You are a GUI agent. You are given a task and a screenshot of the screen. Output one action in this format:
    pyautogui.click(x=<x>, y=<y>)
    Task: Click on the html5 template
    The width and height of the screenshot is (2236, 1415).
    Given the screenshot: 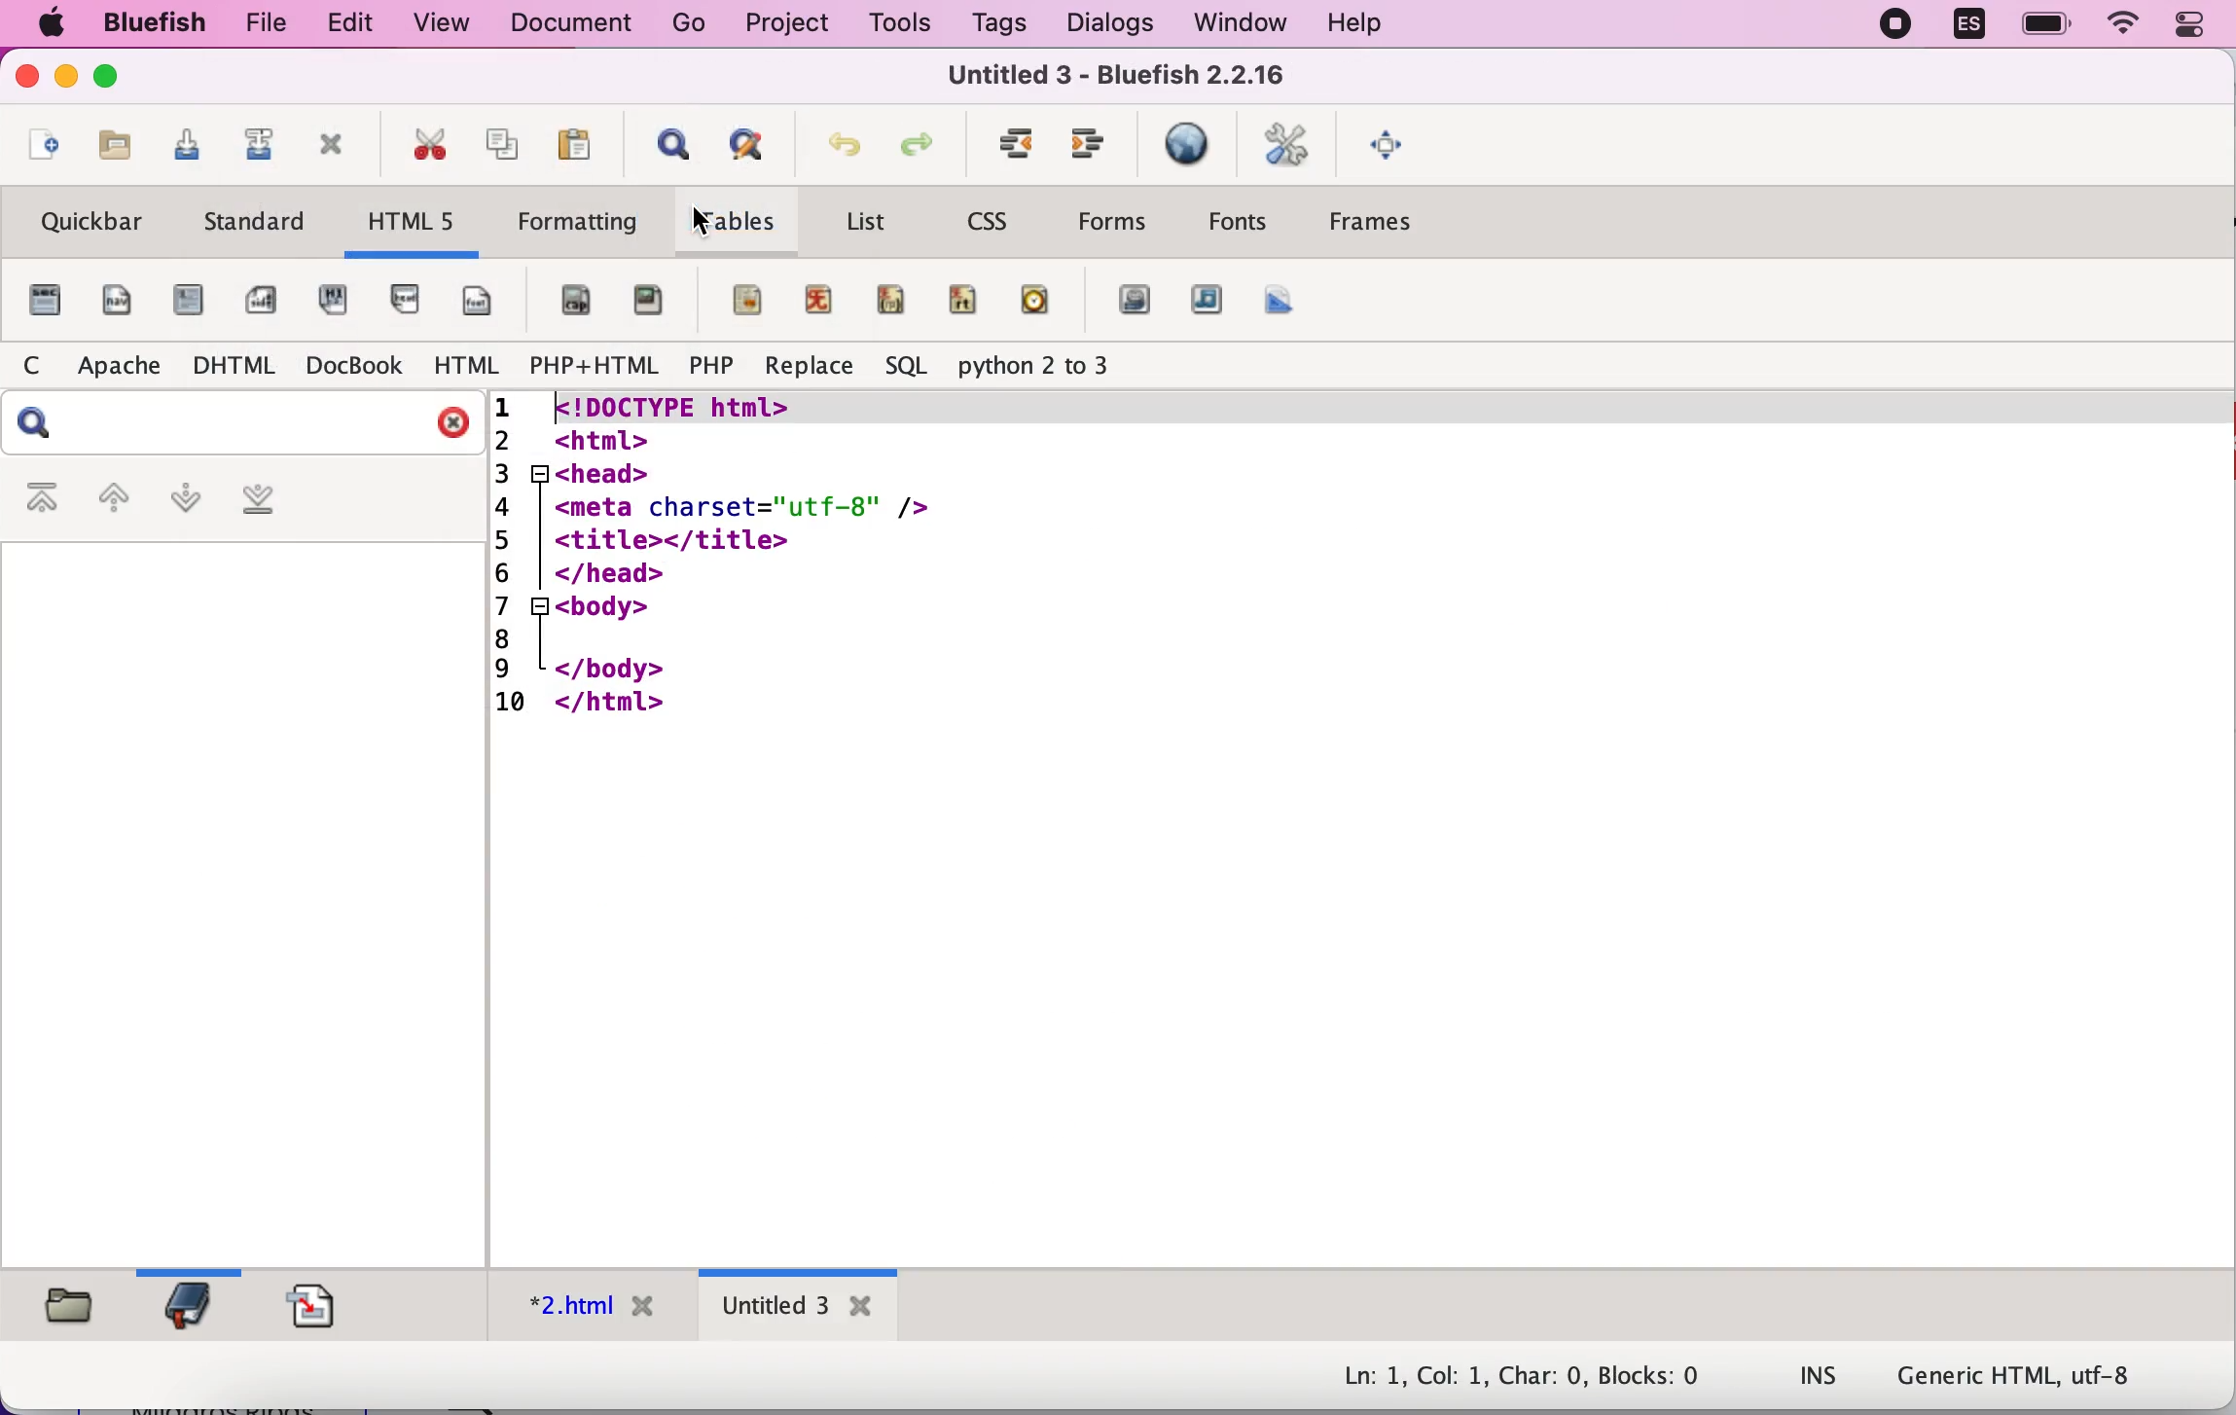 What is the action you would take?
    pyautogui.click(x=721, y=556)
    